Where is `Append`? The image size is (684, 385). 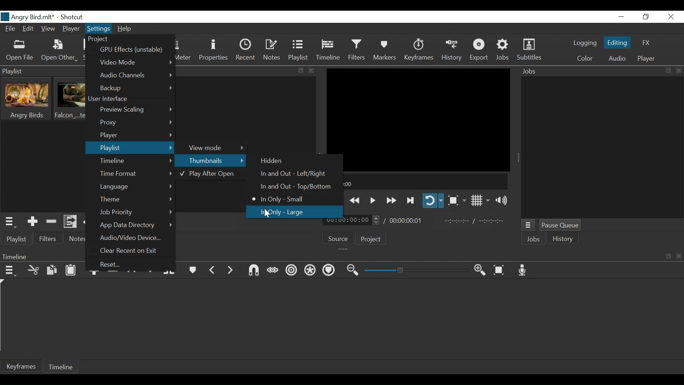
Append is located at coordinates (95, 274).